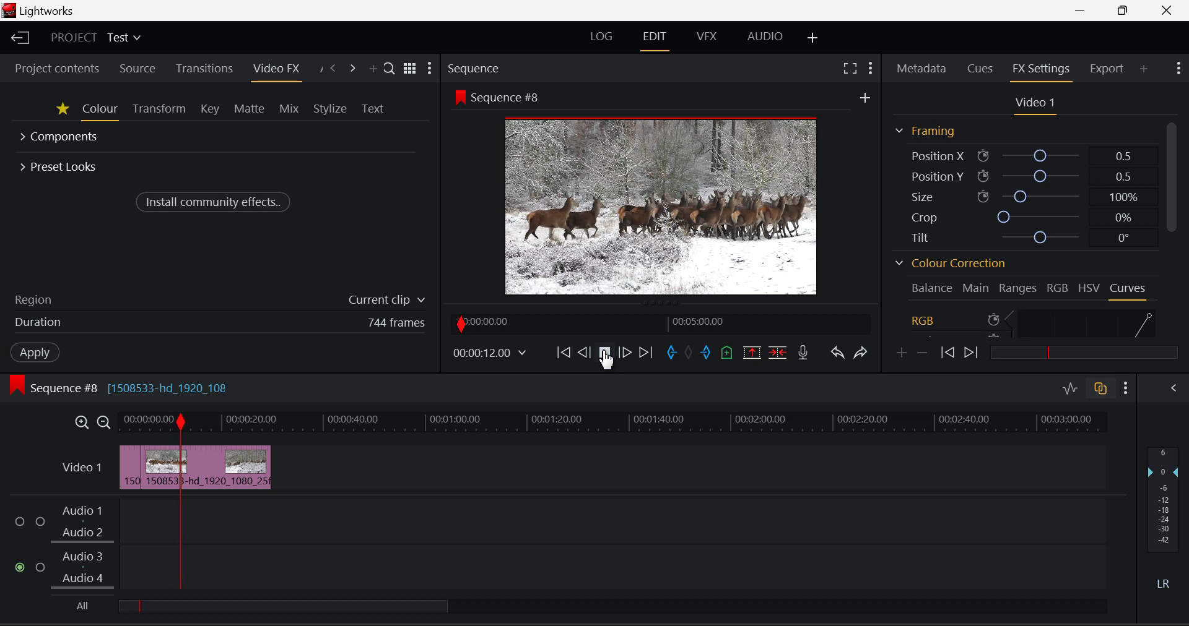 This screenshot has height=626, width=1189. I want to click on Video FX, so click(274, 69).